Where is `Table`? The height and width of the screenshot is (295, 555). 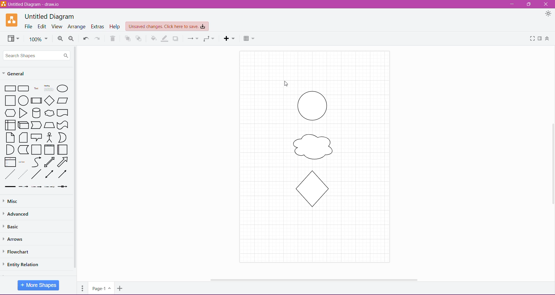
Table is located at coordinates (249, 38).